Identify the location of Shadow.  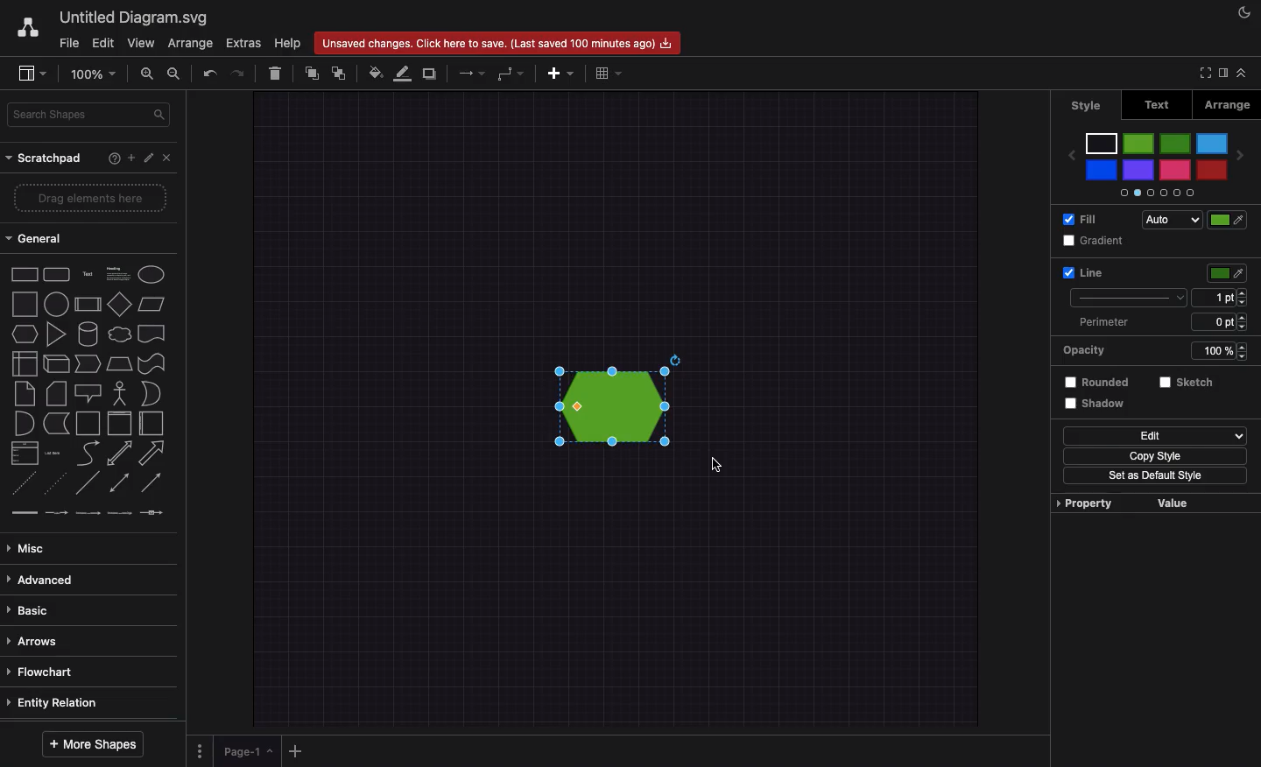
(1099, 404).